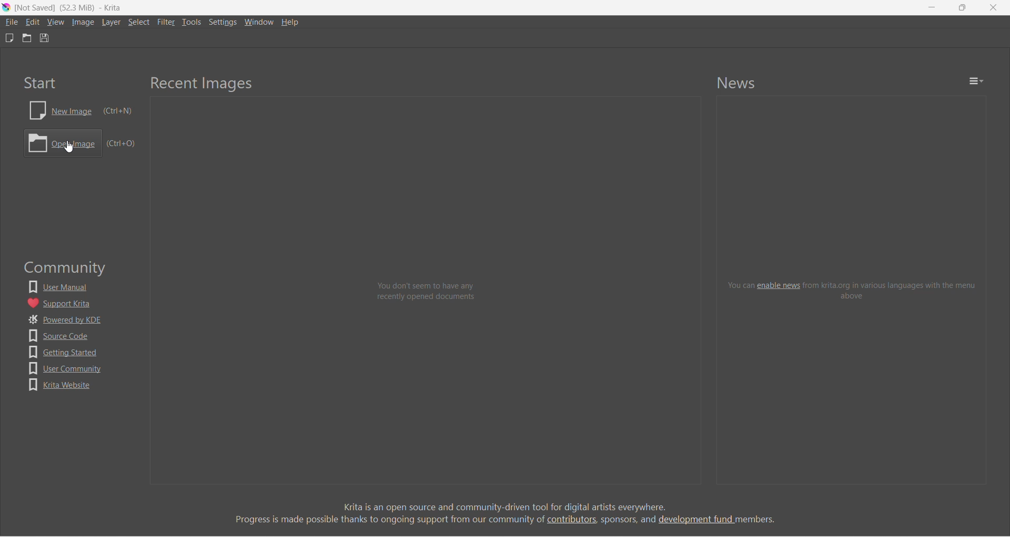  Describe the element at coordinates (976, 81) in the screenshot. I see `news option` at that location.